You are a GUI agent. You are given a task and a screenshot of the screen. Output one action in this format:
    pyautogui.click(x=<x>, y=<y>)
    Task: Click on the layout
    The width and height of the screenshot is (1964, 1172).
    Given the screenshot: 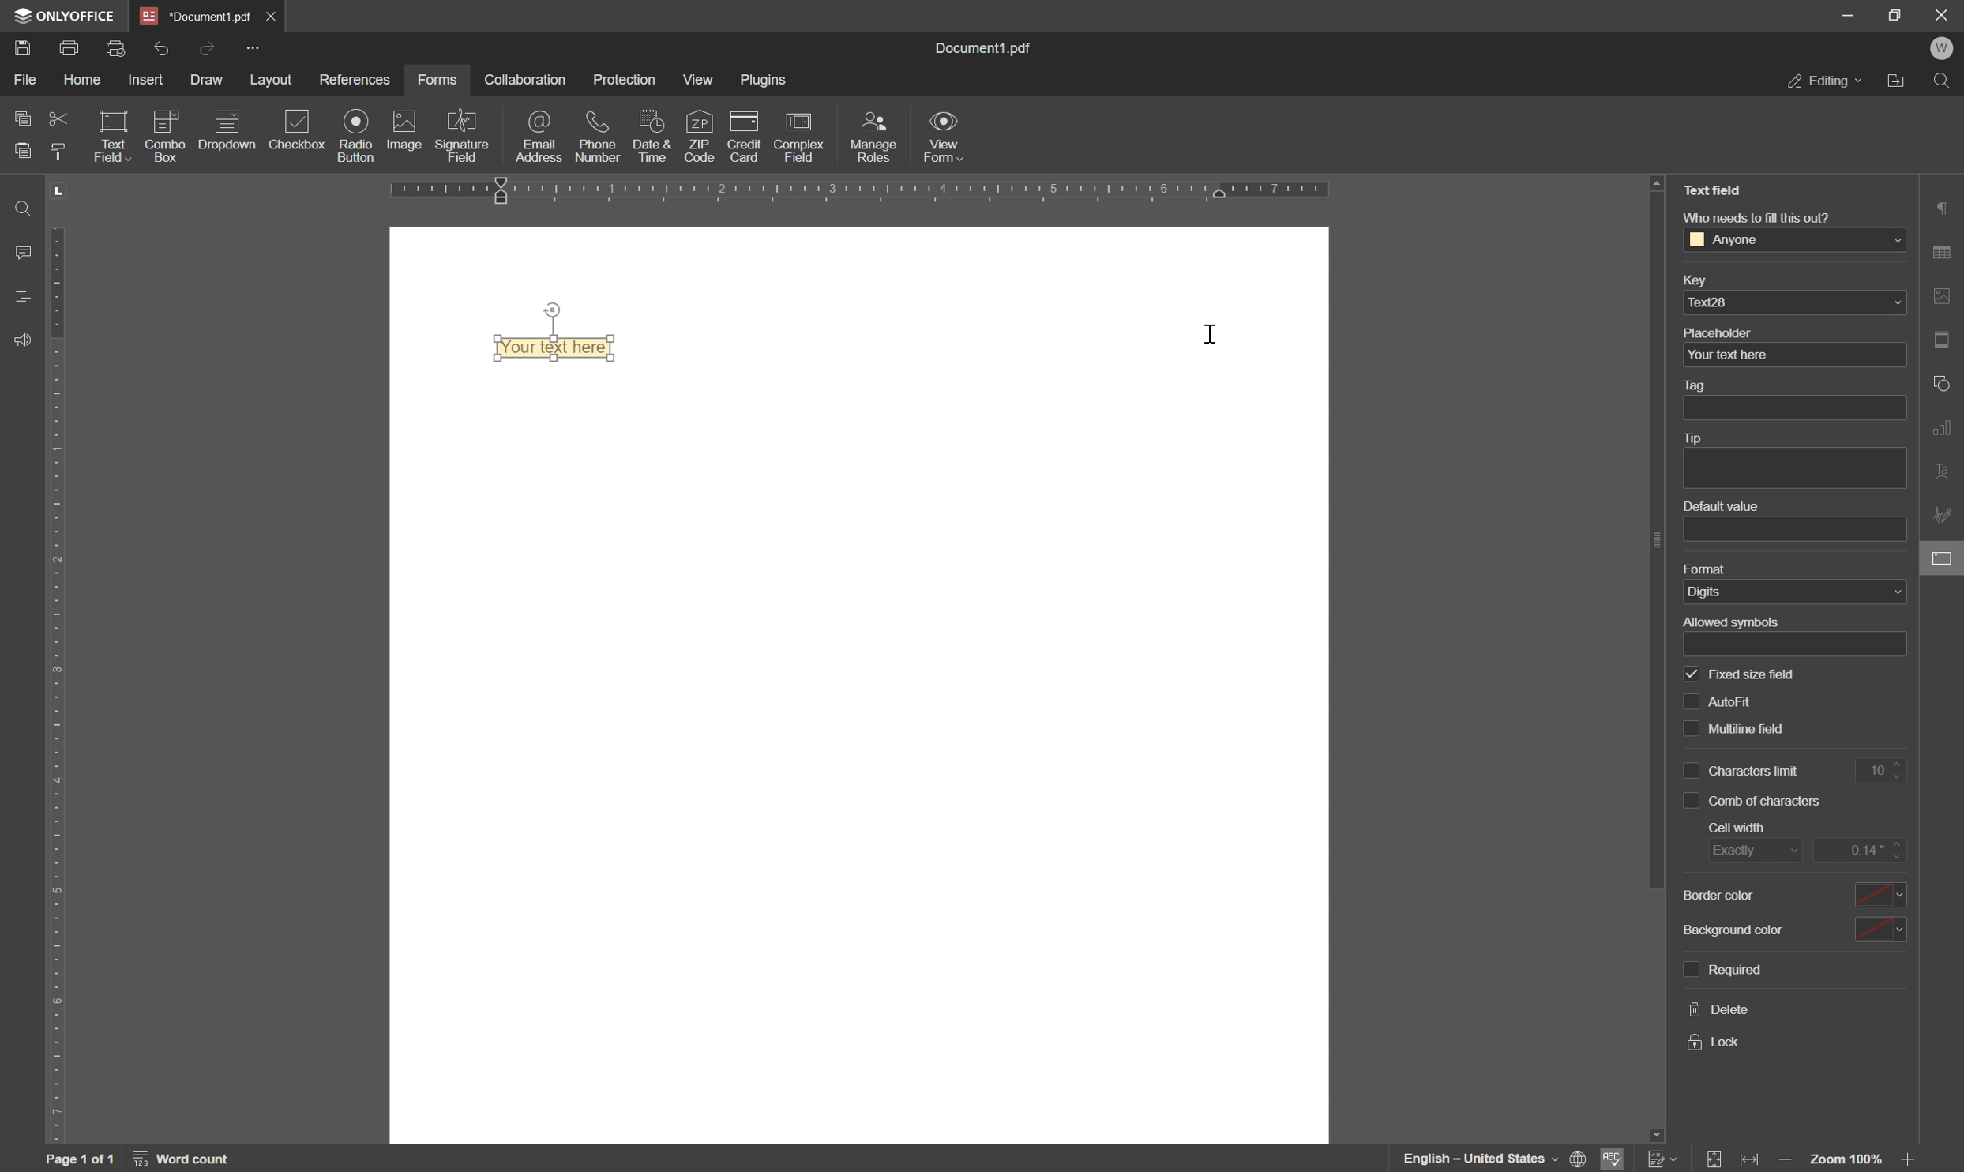 What is the action you would take?
    pyautogui.click(x=275, y=80)
    